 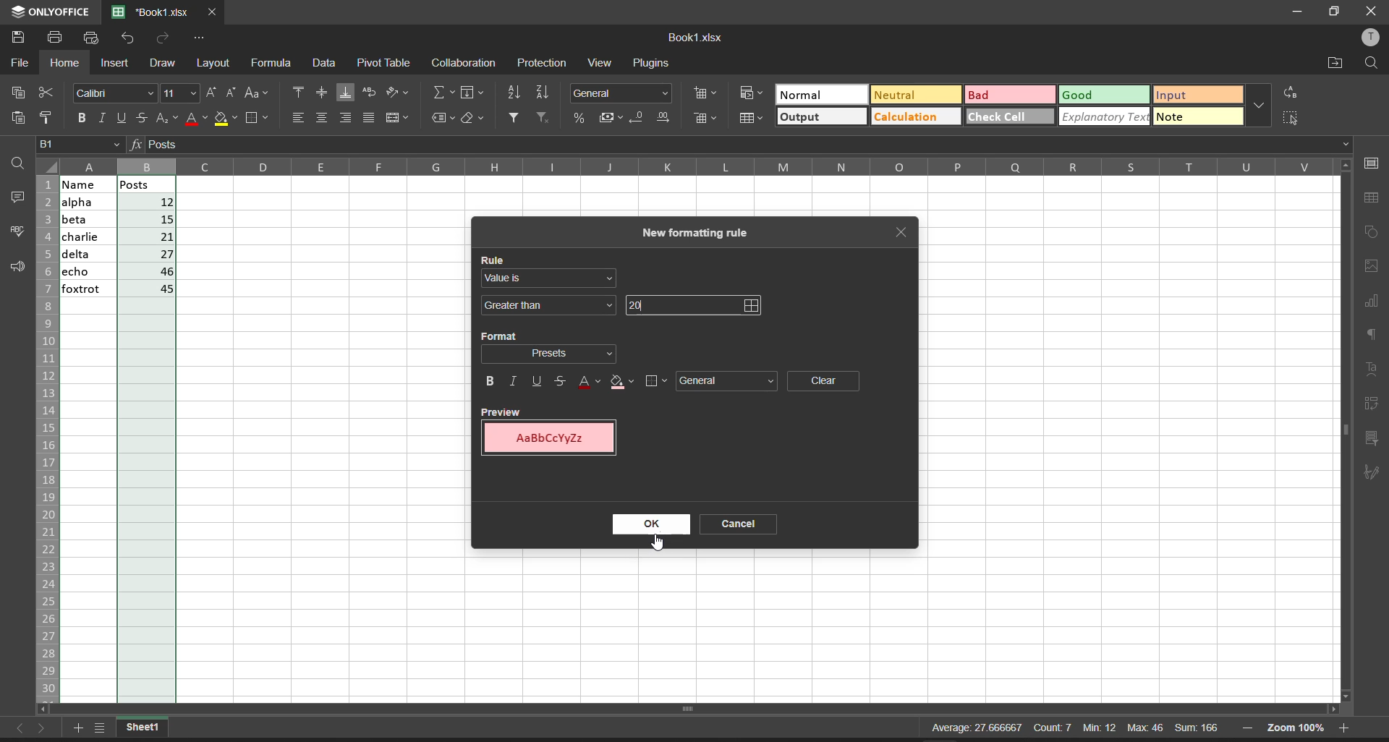 What do you see at coordinates (437, 93) in the screenshot?
I see `summation` at bounding box center [437, 93].